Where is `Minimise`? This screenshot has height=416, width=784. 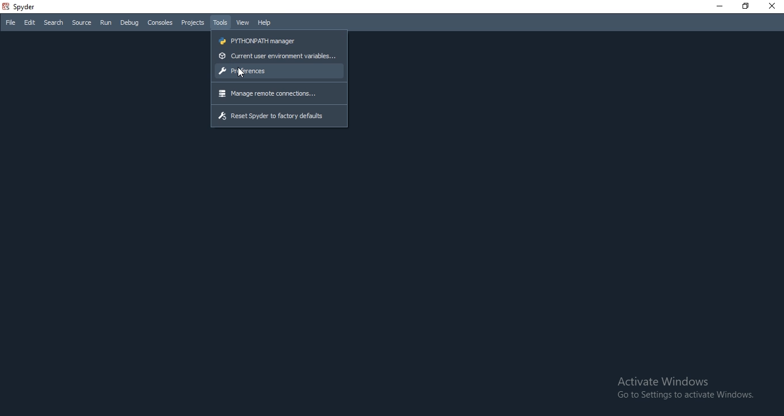
Minimise is located at coordinates (718, 5).